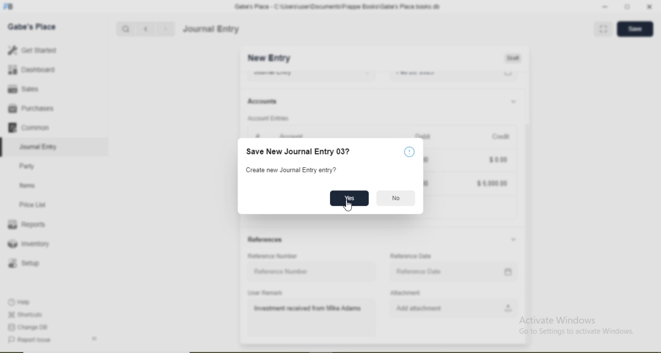 This screenshot has height=353, width=661. What do you see at coordinates (405, 293) in the screenshot?
I see `Attachment` at bounding box center [405, 293].